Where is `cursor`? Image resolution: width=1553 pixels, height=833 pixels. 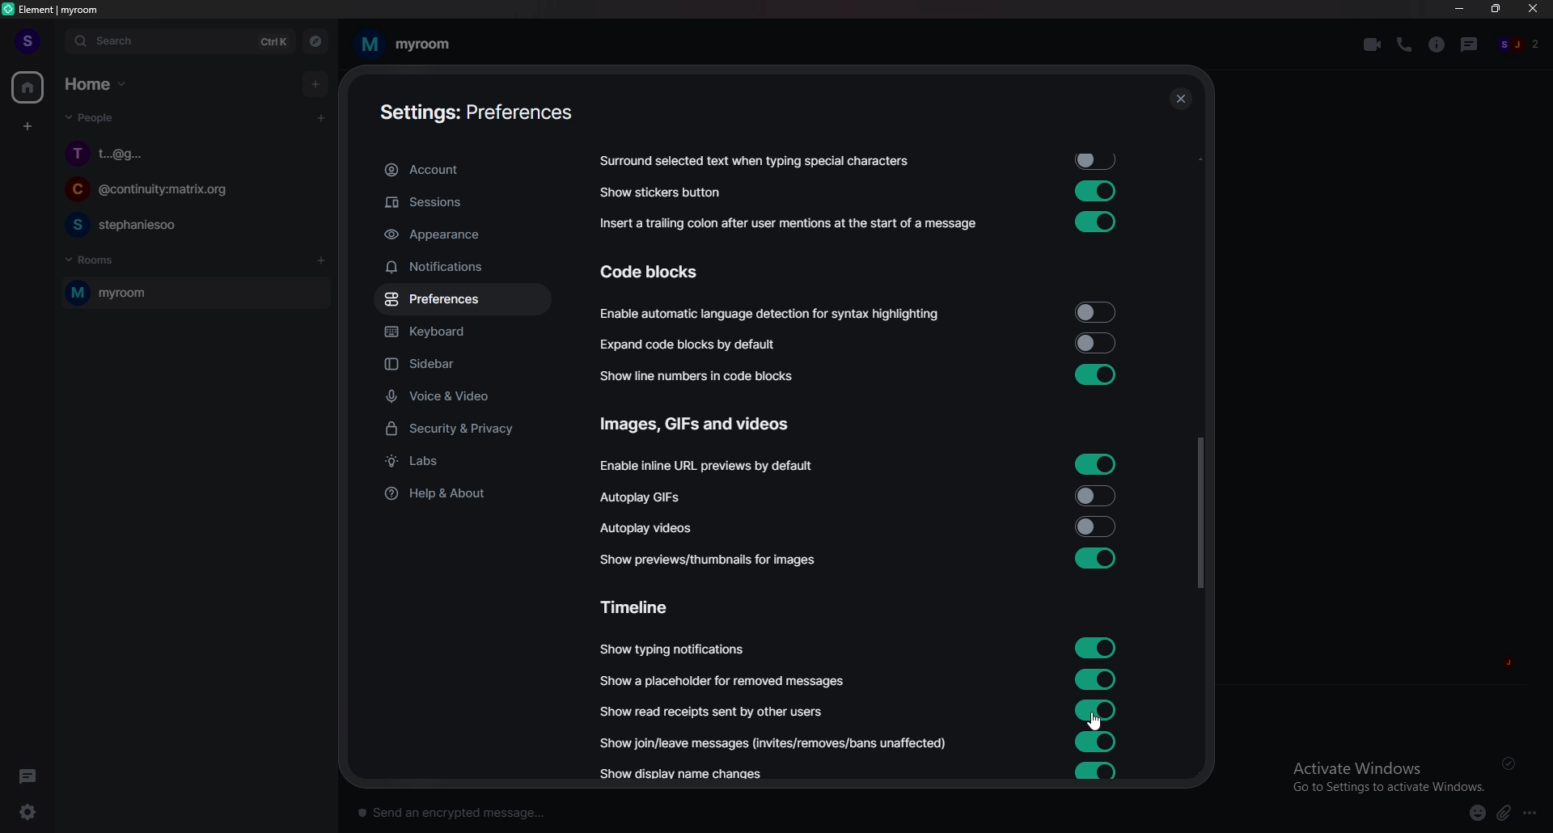
cursor is located at coordinates (1094, 721).